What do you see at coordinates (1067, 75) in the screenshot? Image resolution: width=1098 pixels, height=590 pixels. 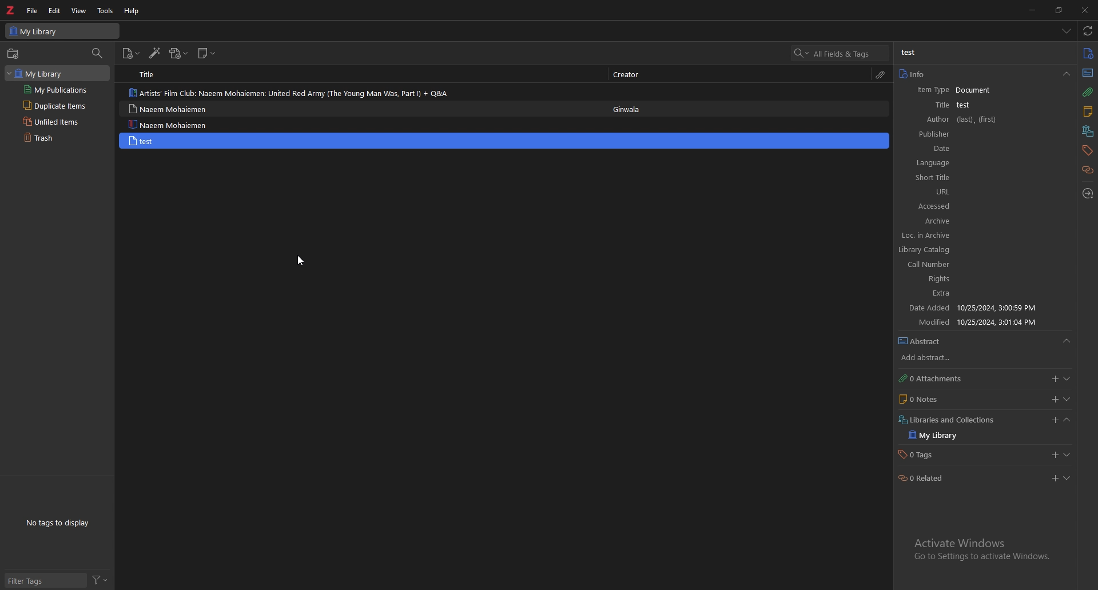 I see `drop down` at bounding box center [1067, 75].